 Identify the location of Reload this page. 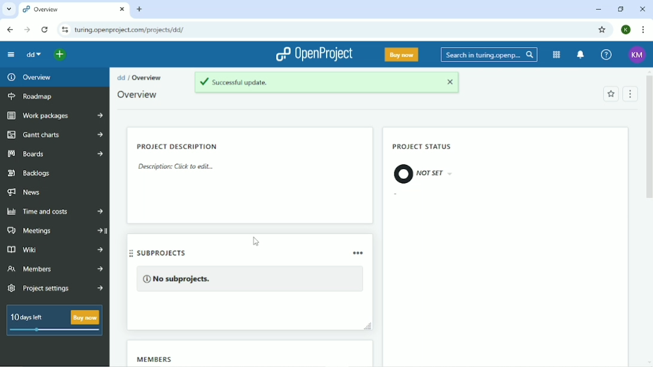
(46, 29).